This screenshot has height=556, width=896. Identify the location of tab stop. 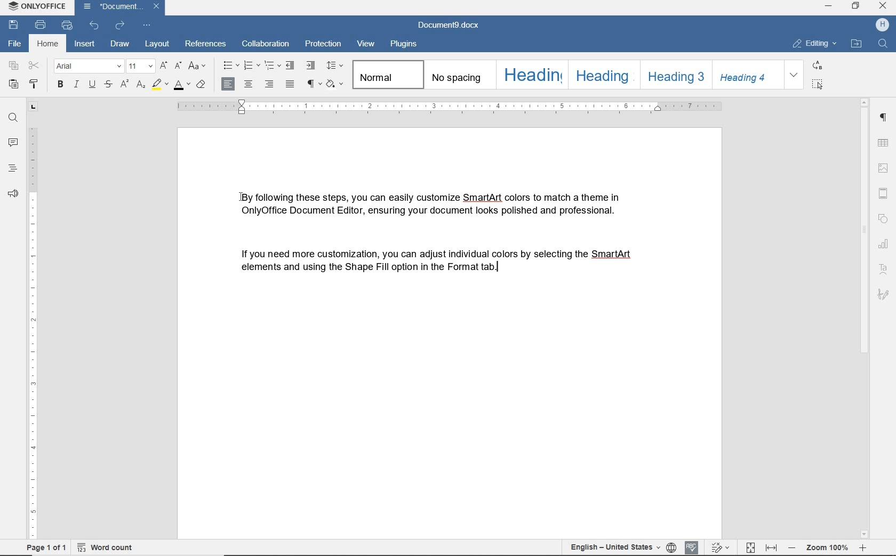
(33, 105).